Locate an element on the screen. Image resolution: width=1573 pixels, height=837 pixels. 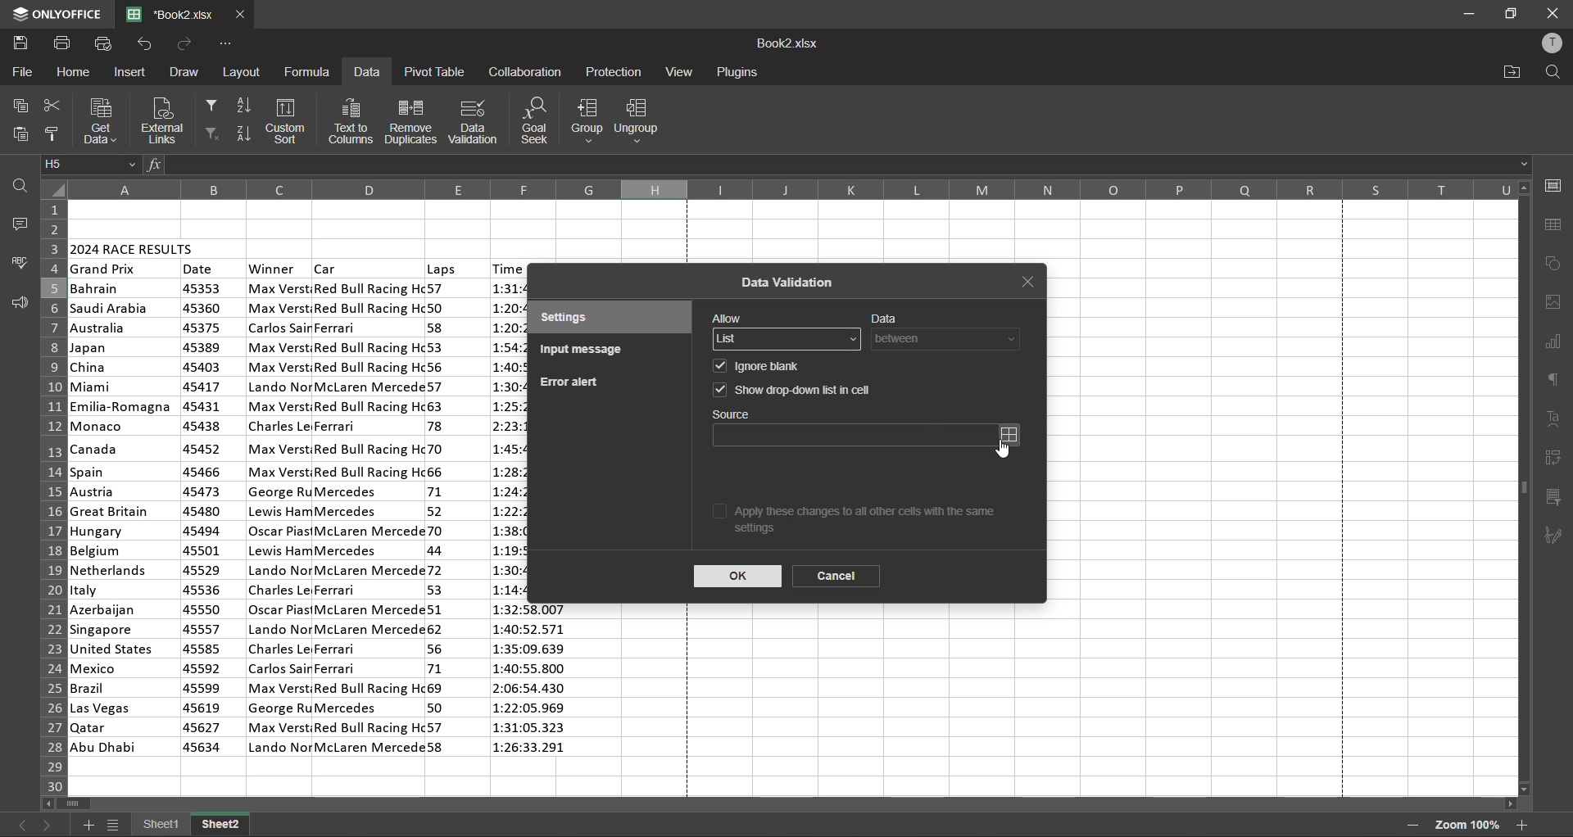
save is located at coordinates (25, 43).